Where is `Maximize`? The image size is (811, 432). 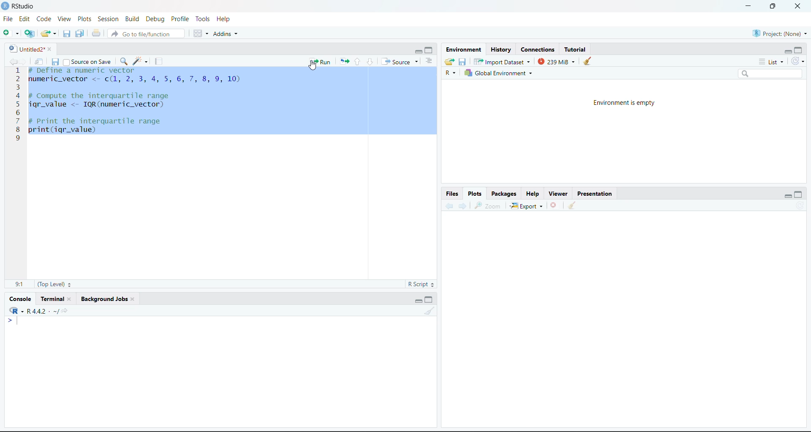 Maximize is located at coordinates (430, 299).